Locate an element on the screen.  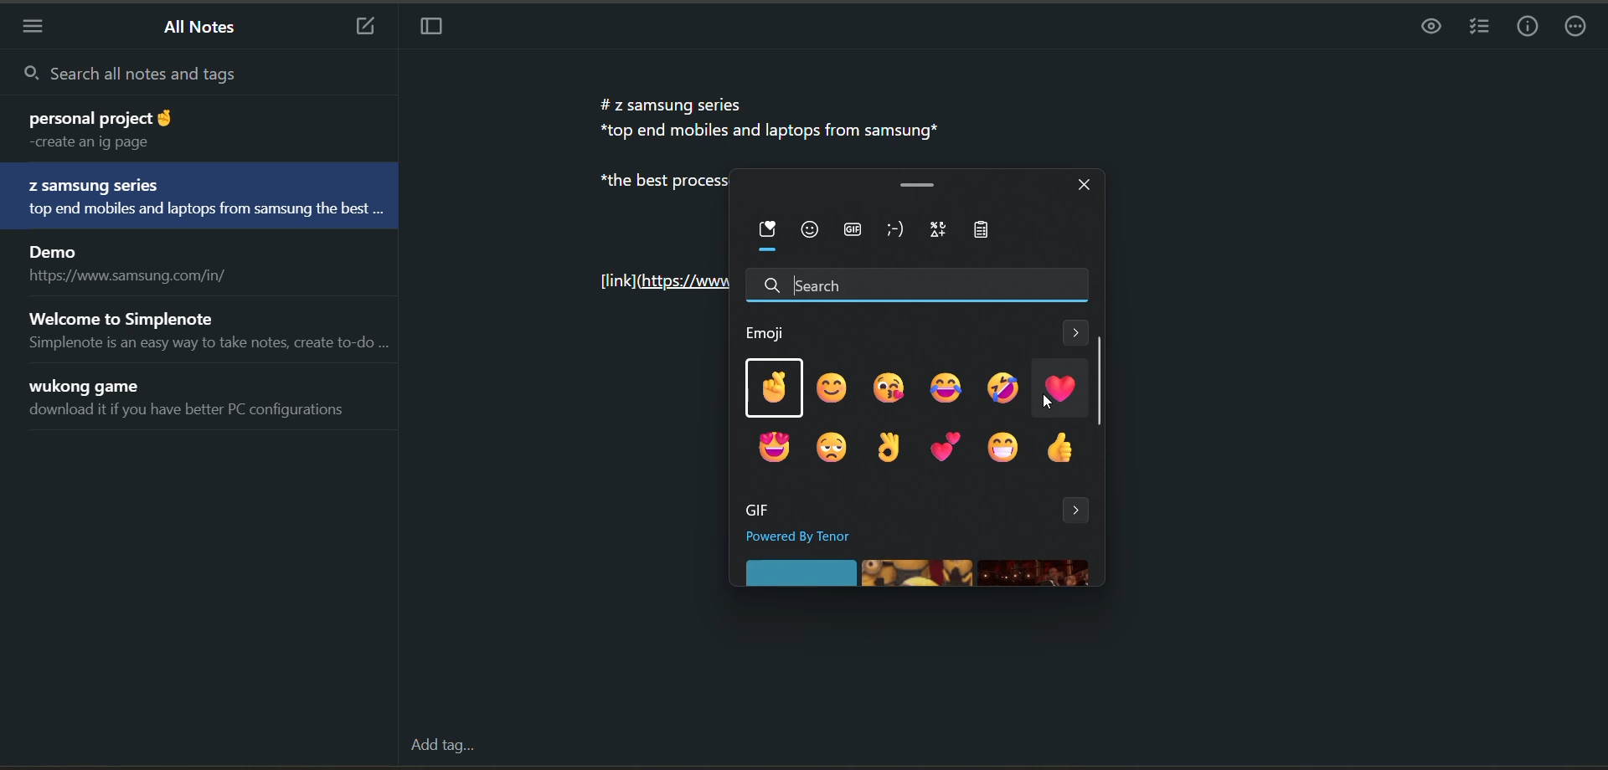
new note is located at coordinates (364, 27).